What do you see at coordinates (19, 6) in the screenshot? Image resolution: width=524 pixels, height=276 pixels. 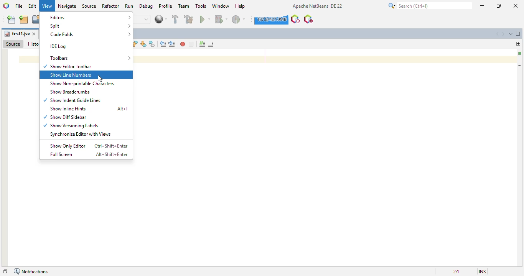 I see `file` at bounding box center [19, 6].